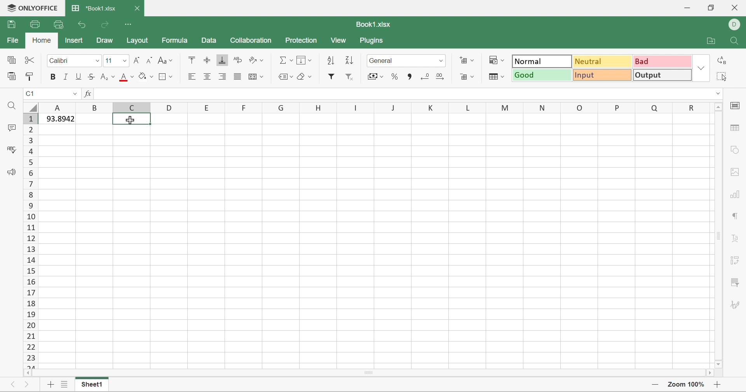 The image size is (746, 392). I want to click on Image settings, so click(734, 172).